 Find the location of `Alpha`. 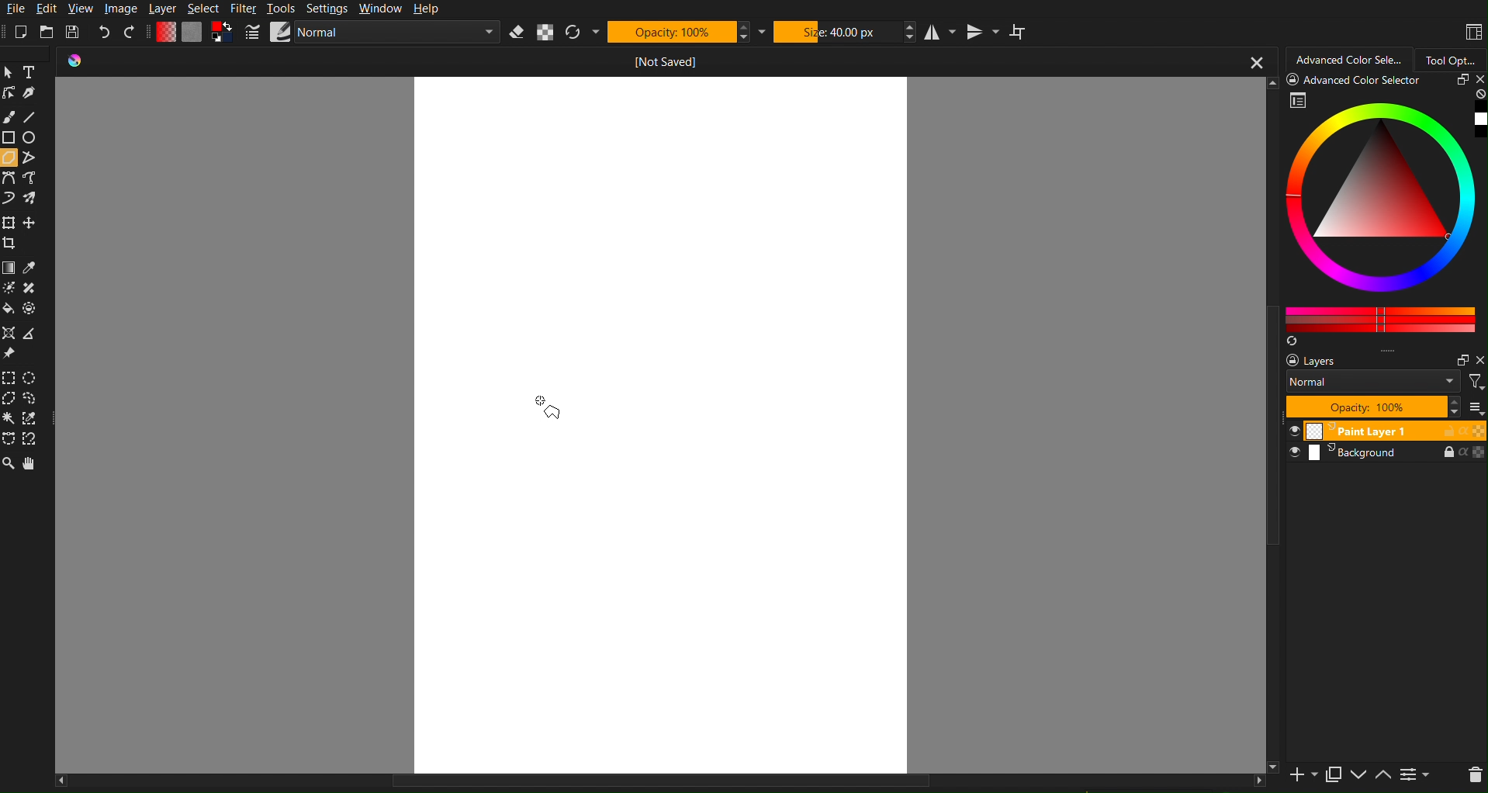

Alpha is located at coordinates (546, 33).